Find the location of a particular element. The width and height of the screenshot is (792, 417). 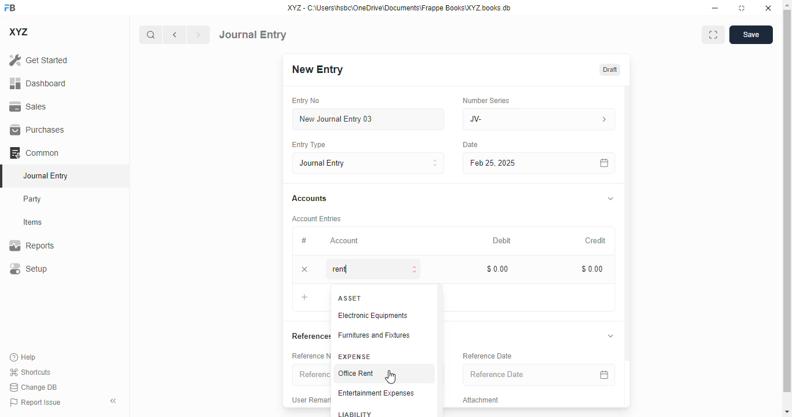

draft is located at coordinates (611, 69).